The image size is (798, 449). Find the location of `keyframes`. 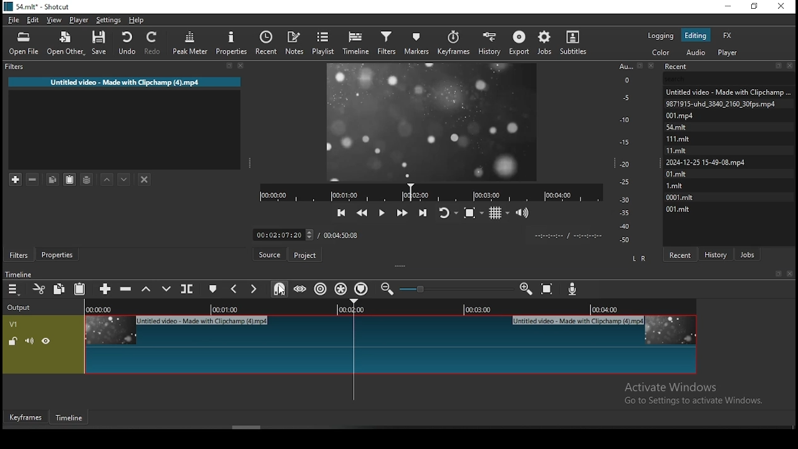

keyframes is located at coordinates (453, 42).